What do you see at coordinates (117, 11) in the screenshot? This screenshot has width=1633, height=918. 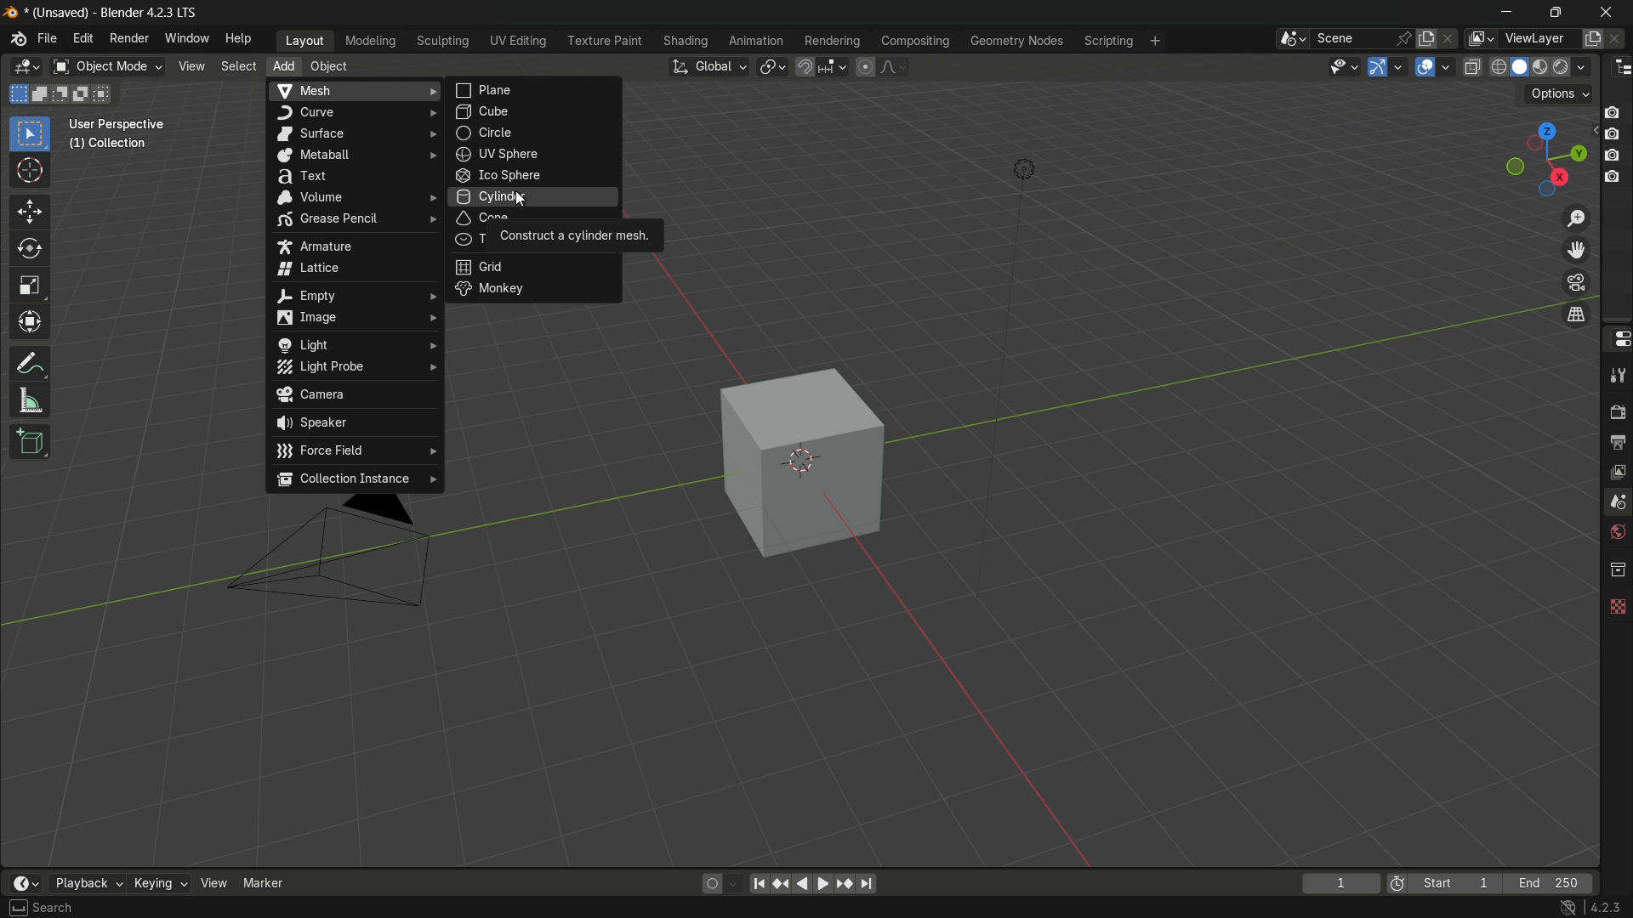 I see `unsaved blender 4.2.3 lts` at bounding box center [117, 11].